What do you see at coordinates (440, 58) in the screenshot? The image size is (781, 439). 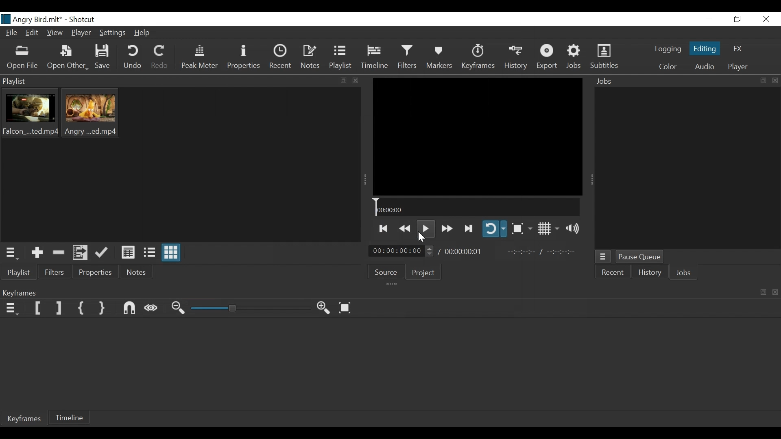 I see `Markers` at bounding box center [440, 58].